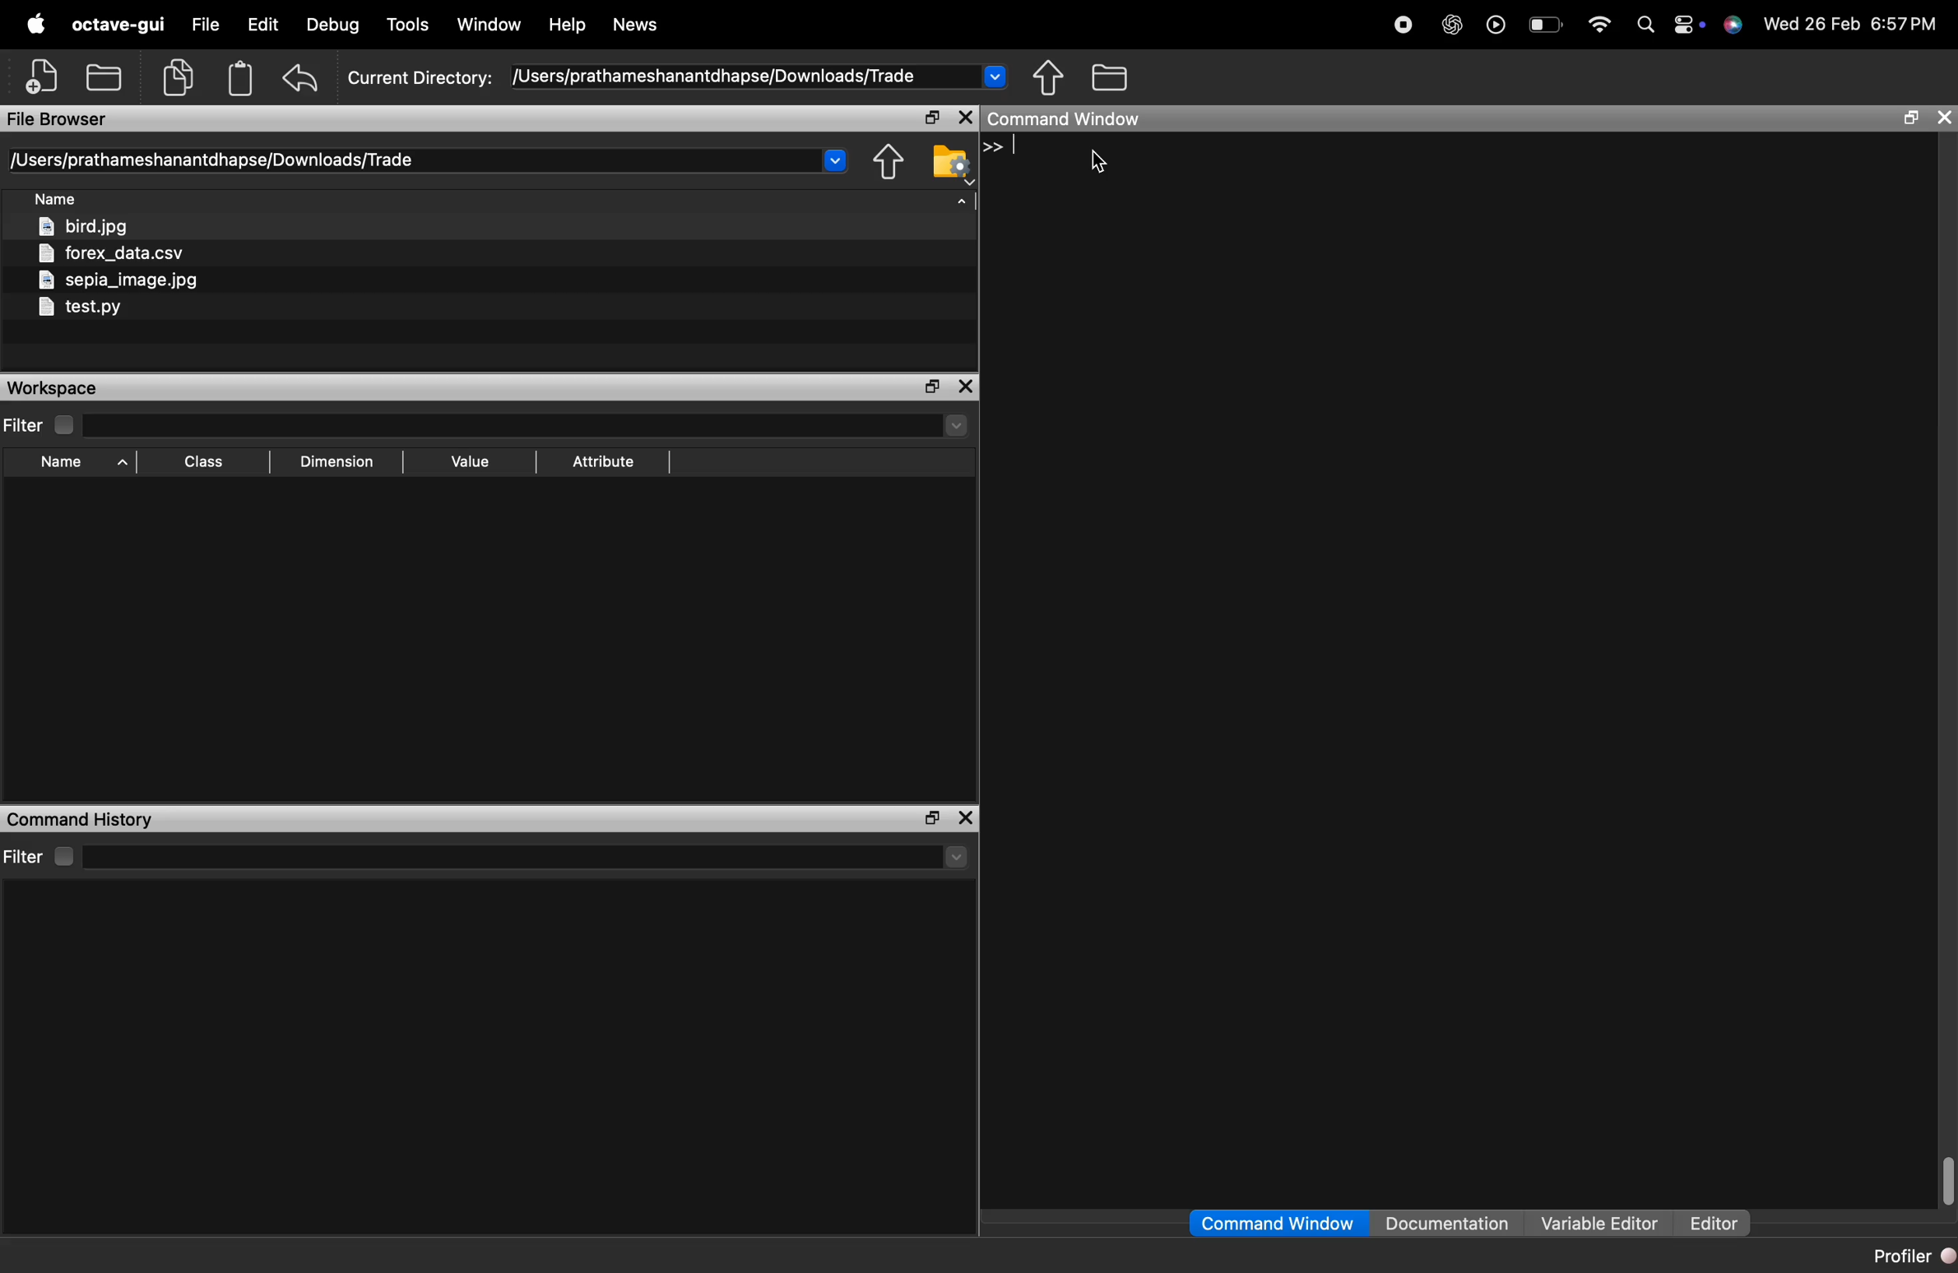 The width and height of the screenshot is (1958, 1273). Describe the element at coordinates (489, 25) in the screenshot. I see `window` at that location.